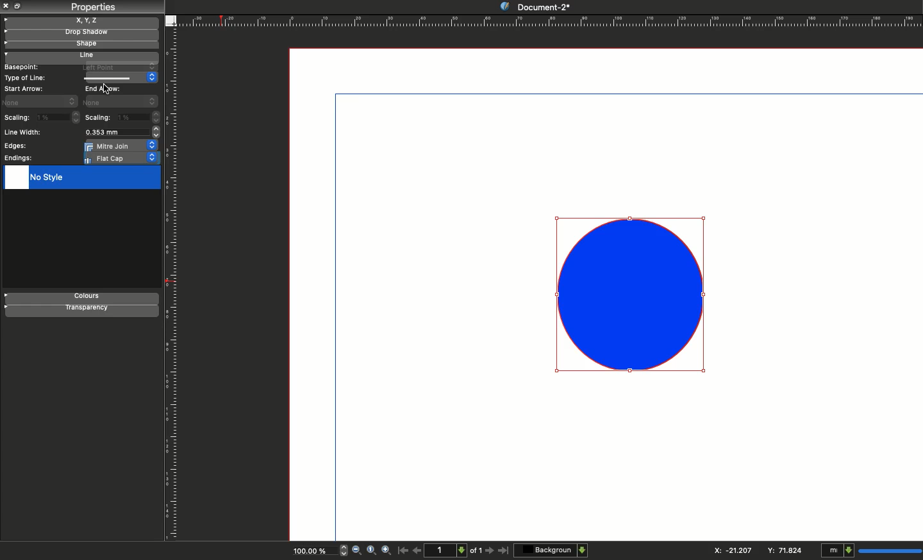 This screenshot has height=560, width=923. What do you see at coordinates (476, 552) in the screenshot?
I see `of 1` at bounding box center [476, 552].